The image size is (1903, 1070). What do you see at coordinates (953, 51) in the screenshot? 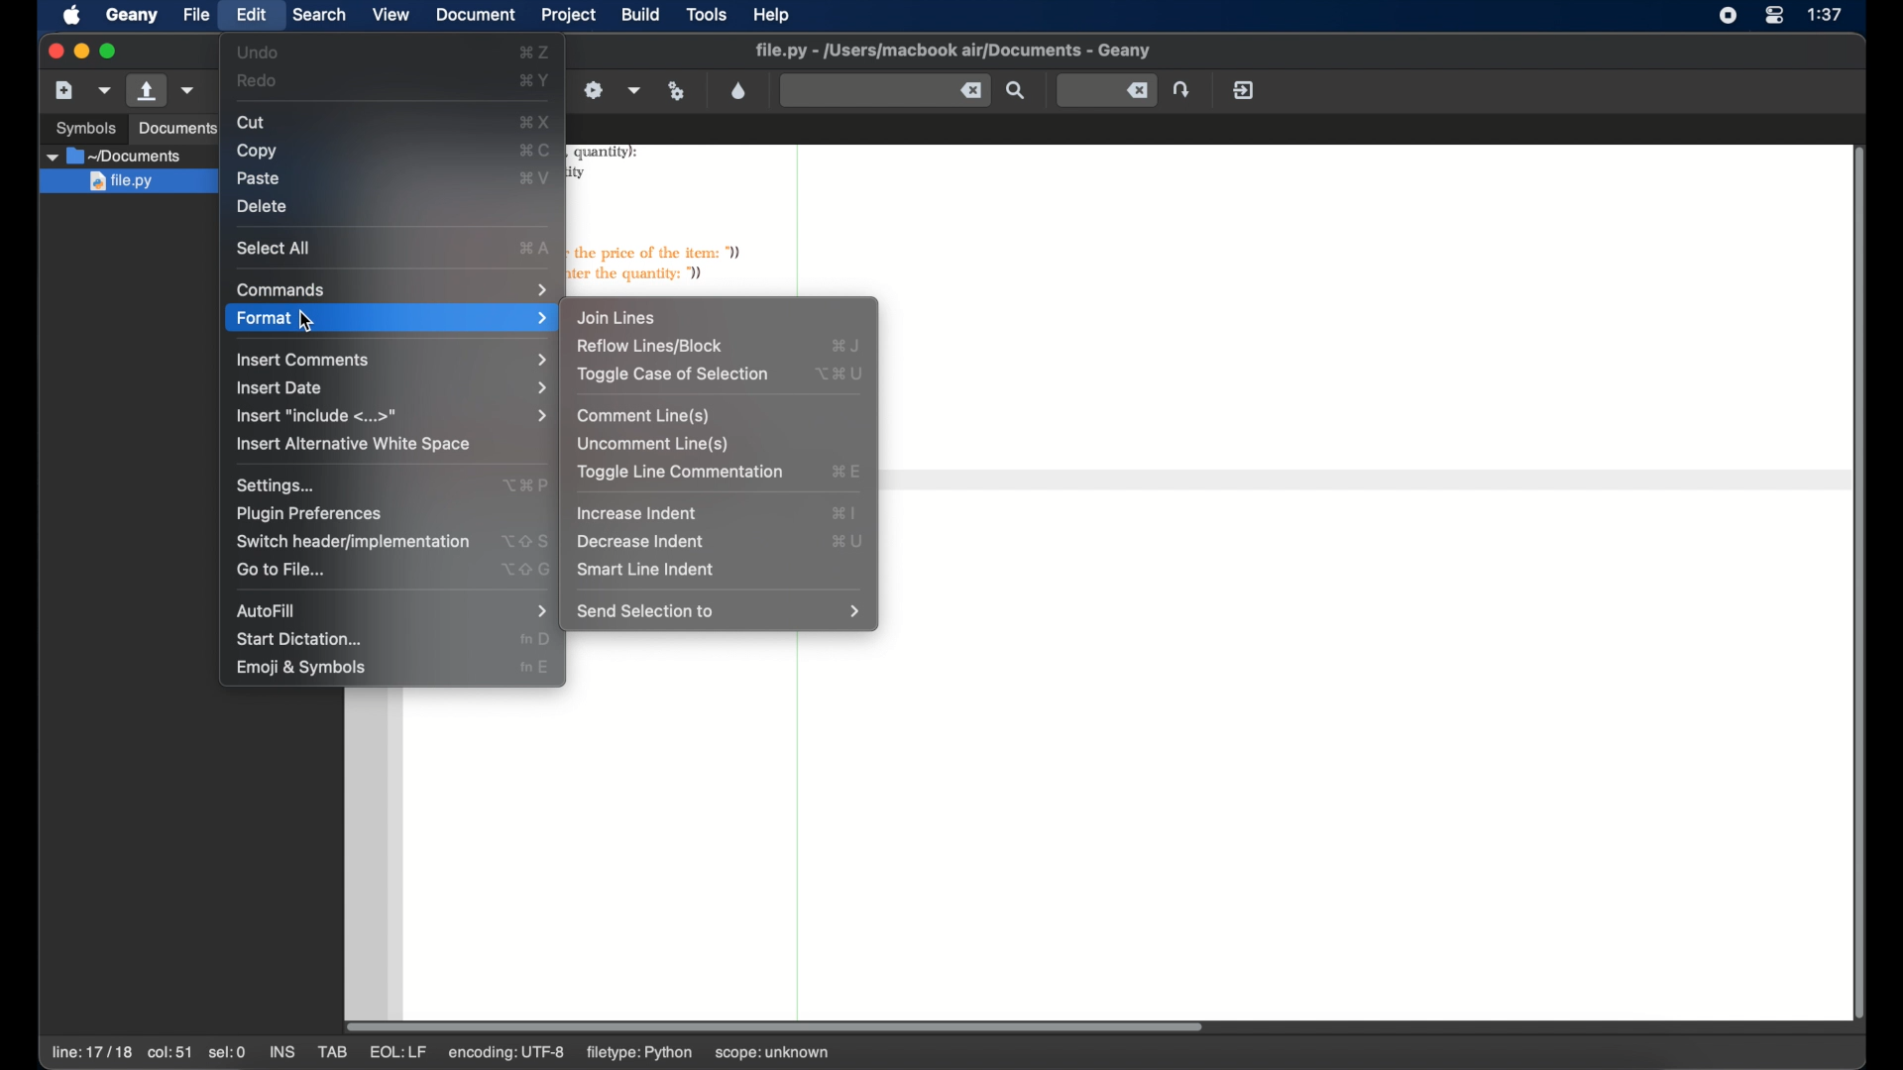
I see `filename` at bounding box center [953, 51].